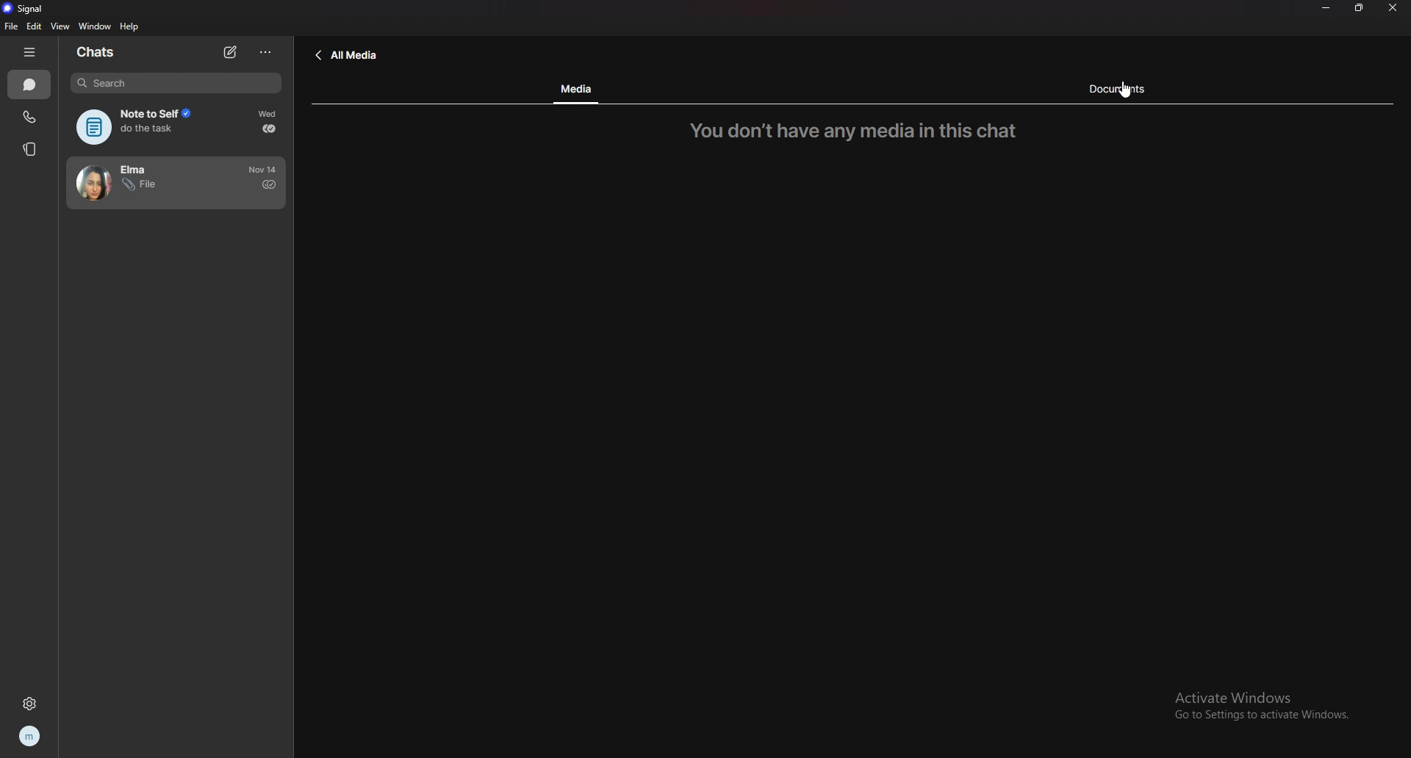 The image size is (1411, 758). I want to click on stories, so click(31, 149).